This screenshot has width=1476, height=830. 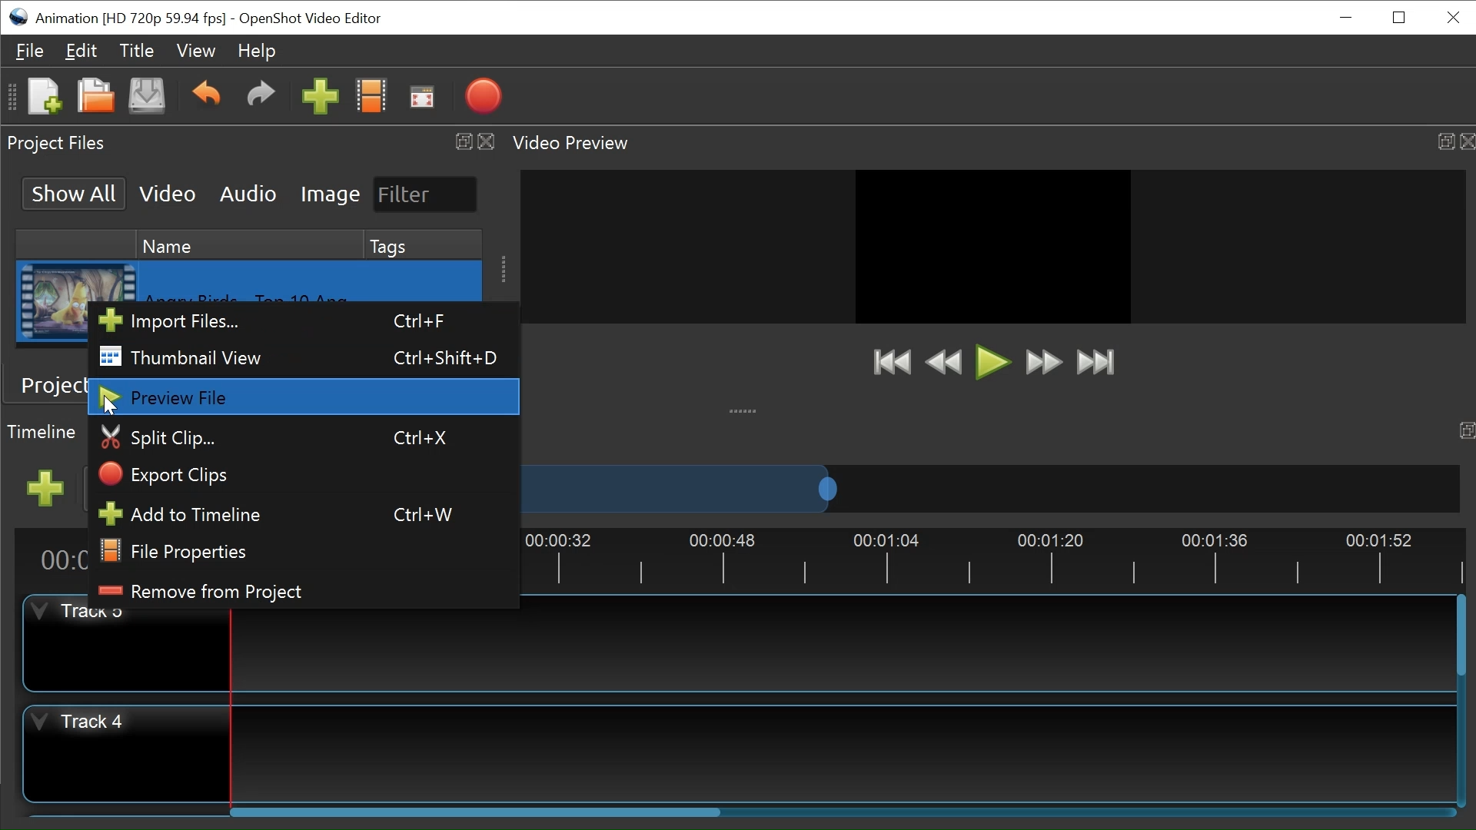 What do you see at coordinates (251, 245) in the screenshot?
I see `Name` at bounding box center [251, 245].